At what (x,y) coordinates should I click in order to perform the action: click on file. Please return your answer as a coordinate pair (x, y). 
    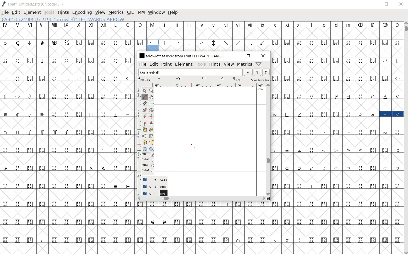
    Looking at the image, I should click on (142, 64).